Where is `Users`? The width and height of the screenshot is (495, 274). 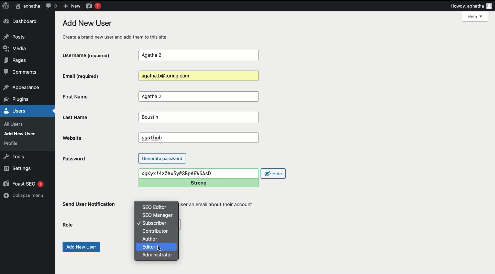
Users is located at coordinates (22, 111).